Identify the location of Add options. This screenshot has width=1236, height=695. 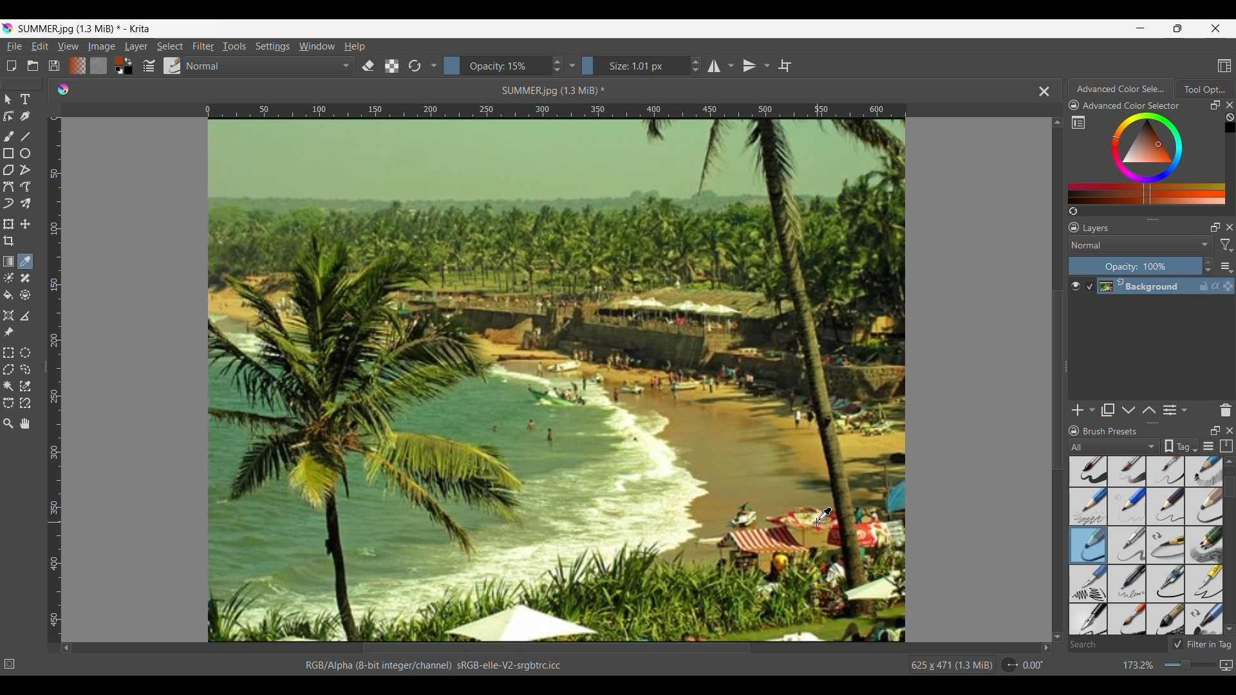
(1092, 411).